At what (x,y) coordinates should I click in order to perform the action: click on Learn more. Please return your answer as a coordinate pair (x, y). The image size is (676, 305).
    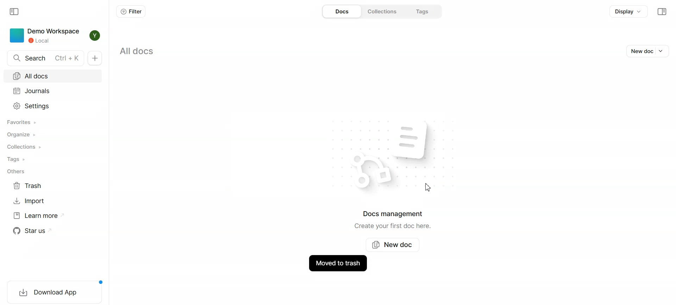
    Looking at the image, I should click on (46, 216).